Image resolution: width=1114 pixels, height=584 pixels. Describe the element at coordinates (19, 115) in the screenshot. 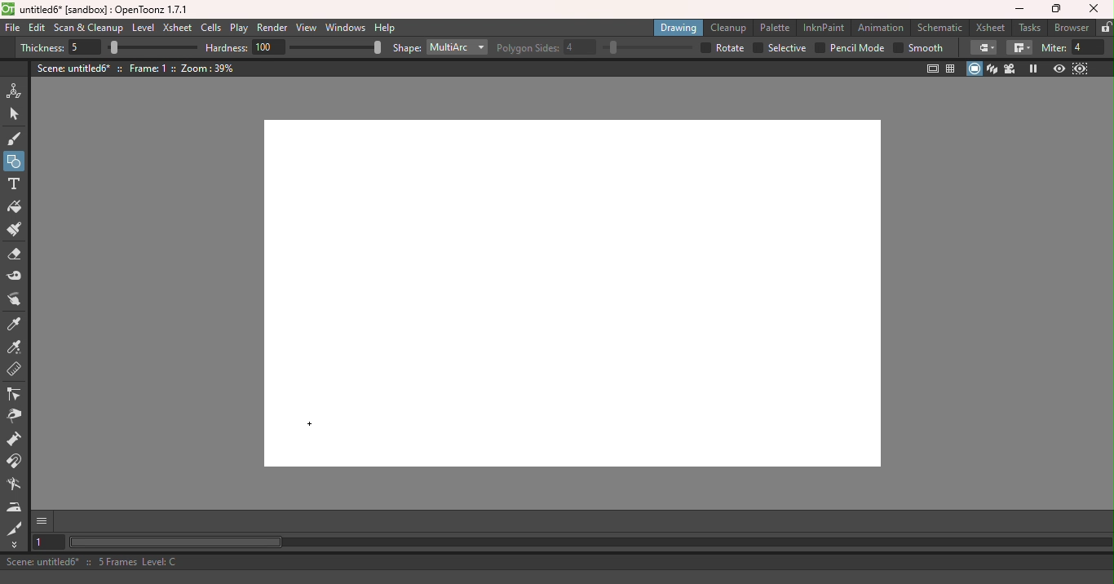

I see `Selection tool` at that location.